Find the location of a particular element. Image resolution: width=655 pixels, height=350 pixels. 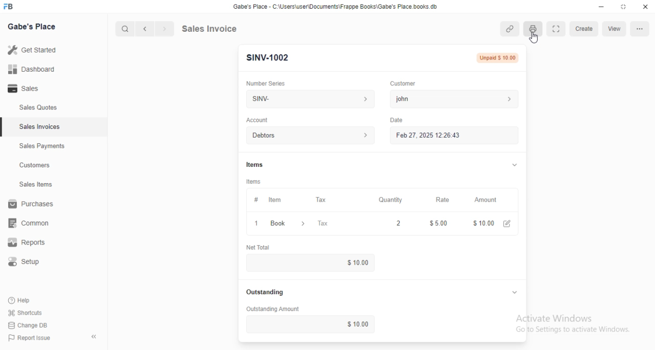

2 is located at coordinates (399, 223).